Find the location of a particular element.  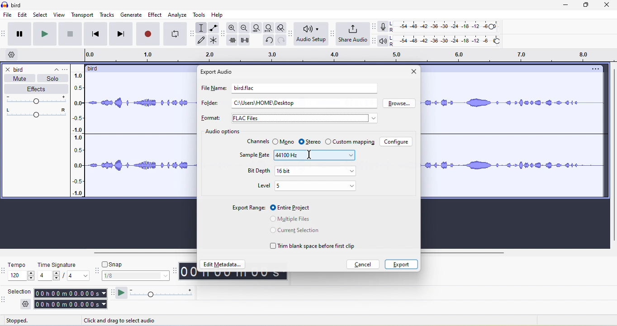

close is located at coordinates (413, 72).